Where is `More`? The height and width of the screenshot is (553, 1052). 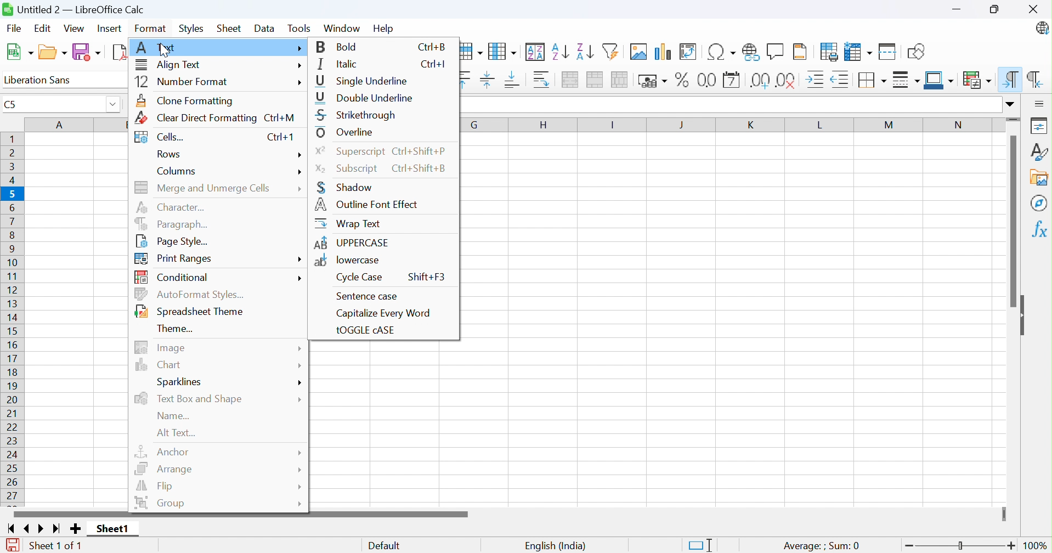
More is located at coordinates (300, 277).